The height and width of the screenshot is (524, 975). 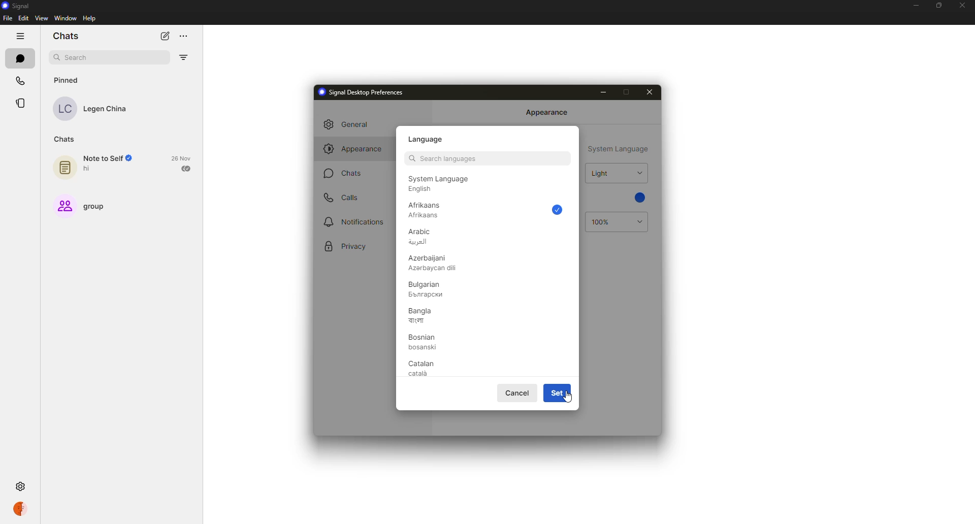 What do you see at coordinates (362, 92) in the screenshot?
I see `signal desktop preferences` at bounding box center [362, 92].